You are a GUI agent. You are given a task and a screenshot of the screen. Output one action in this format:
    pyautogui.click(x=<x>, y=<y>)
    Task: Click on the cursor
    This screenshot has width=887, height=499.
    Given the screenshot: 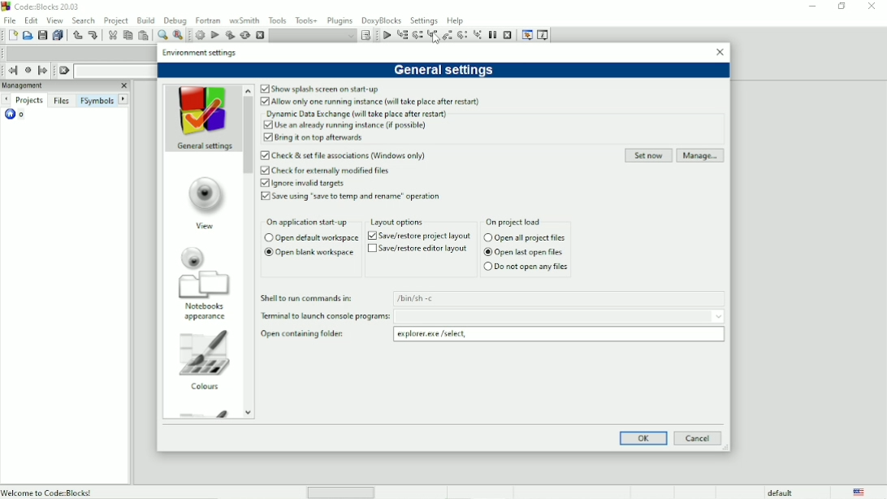 What is the action you would take?
    pyautogui.click(x=437, y=38)
    